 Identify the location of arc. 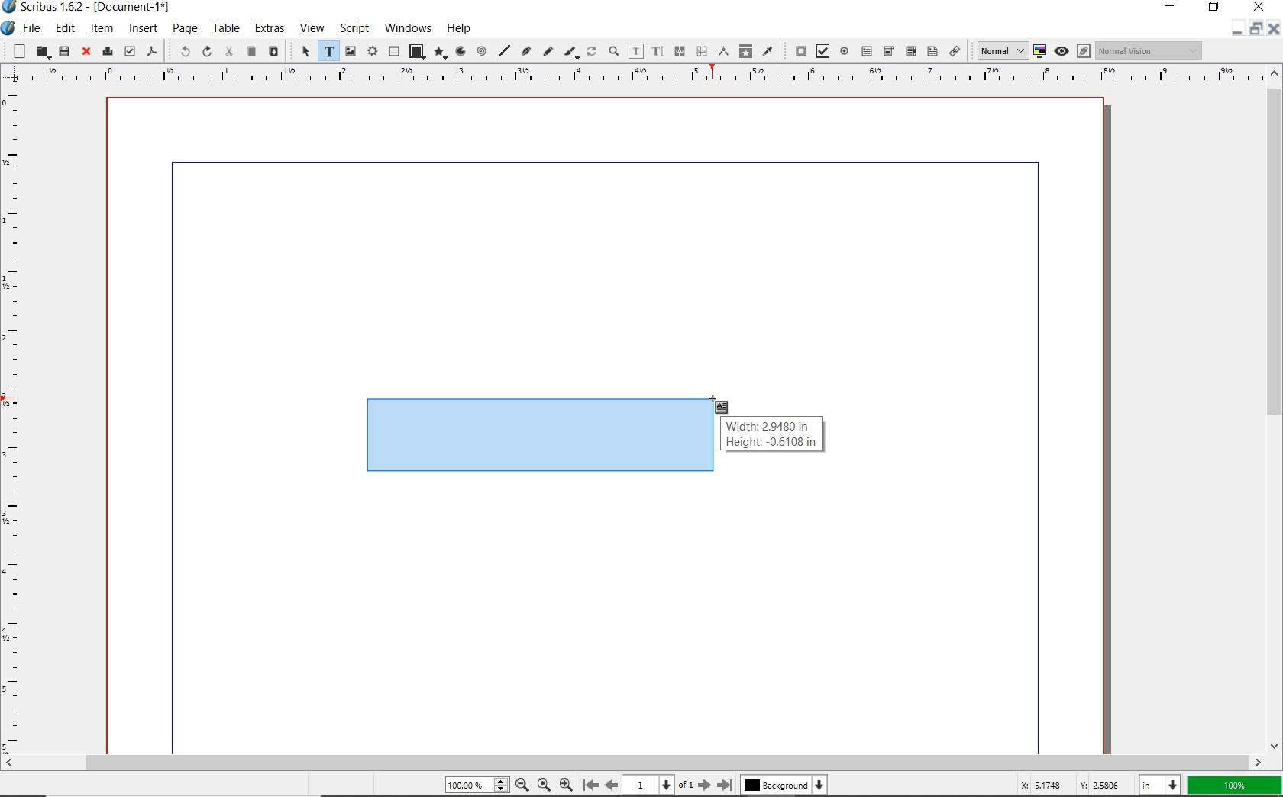
(459, 52).